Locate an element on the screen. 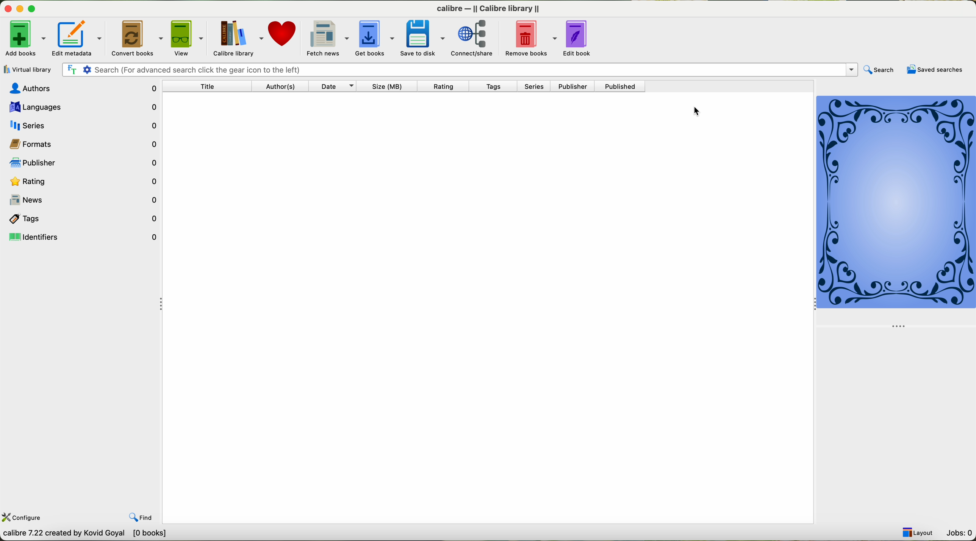 The width and height of the screenshot is (976, 541). convert books is located at coordinates (136, 37).